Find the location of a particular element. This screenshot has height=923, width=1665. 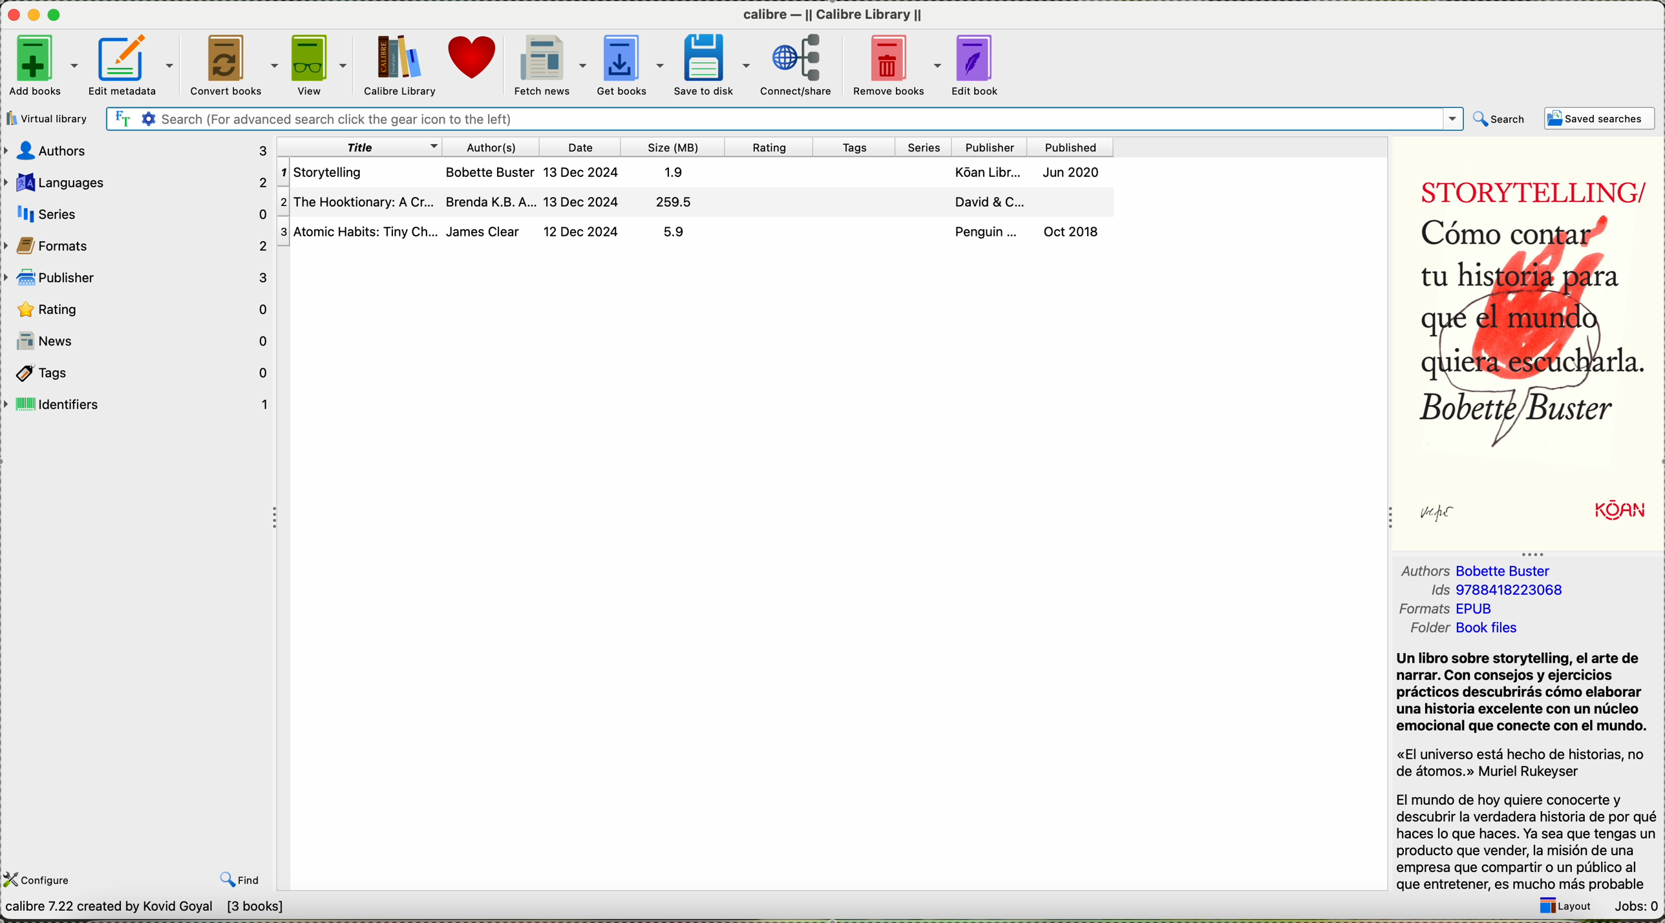

ids  is located at coordinates (1425, 591).